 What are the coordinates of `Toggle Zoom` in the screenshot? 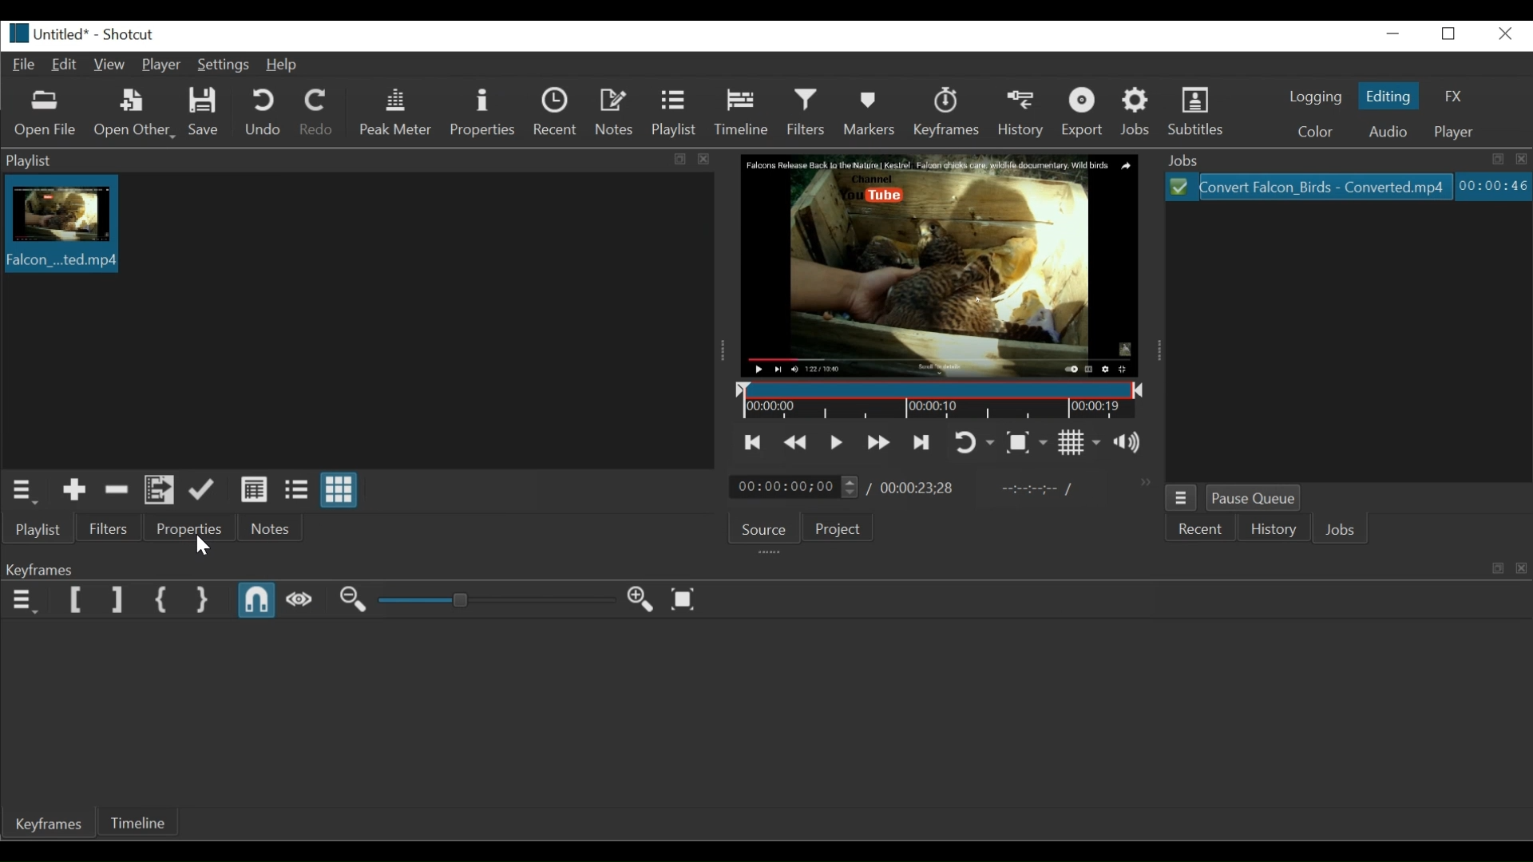 It's located at (1028, 441).